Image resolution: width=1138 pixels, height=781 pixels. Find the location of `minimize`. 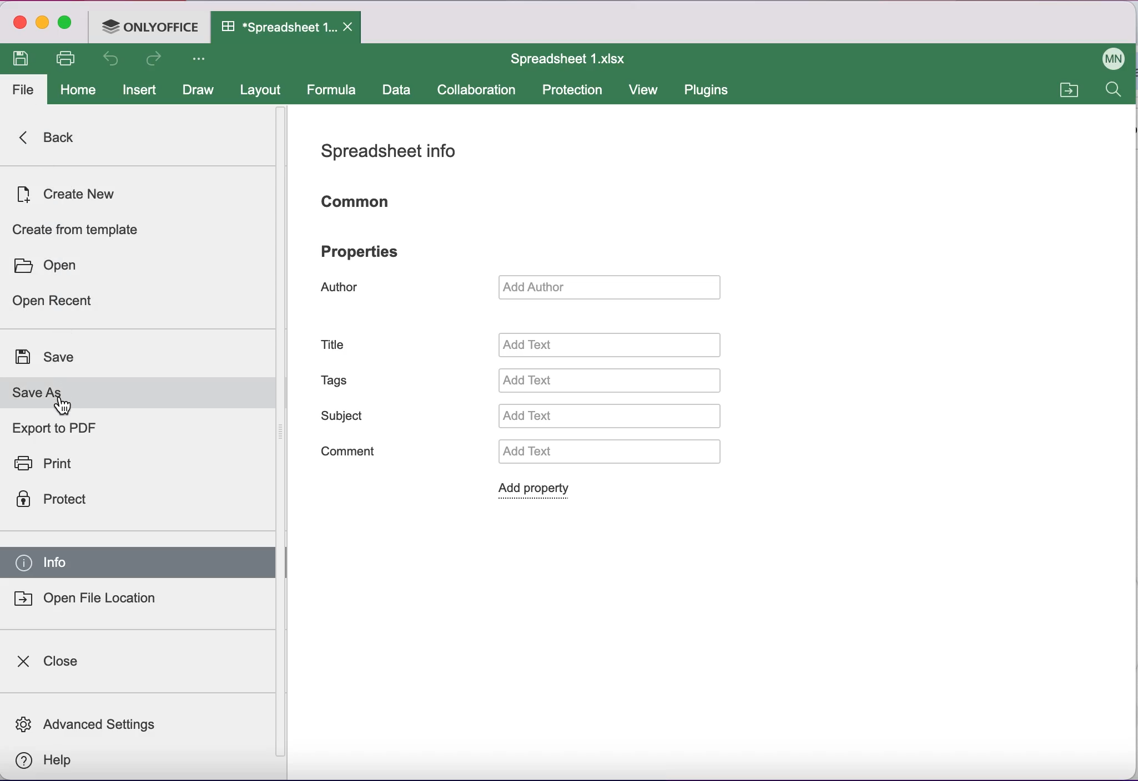

minimize is located at coordinates (43, 23).